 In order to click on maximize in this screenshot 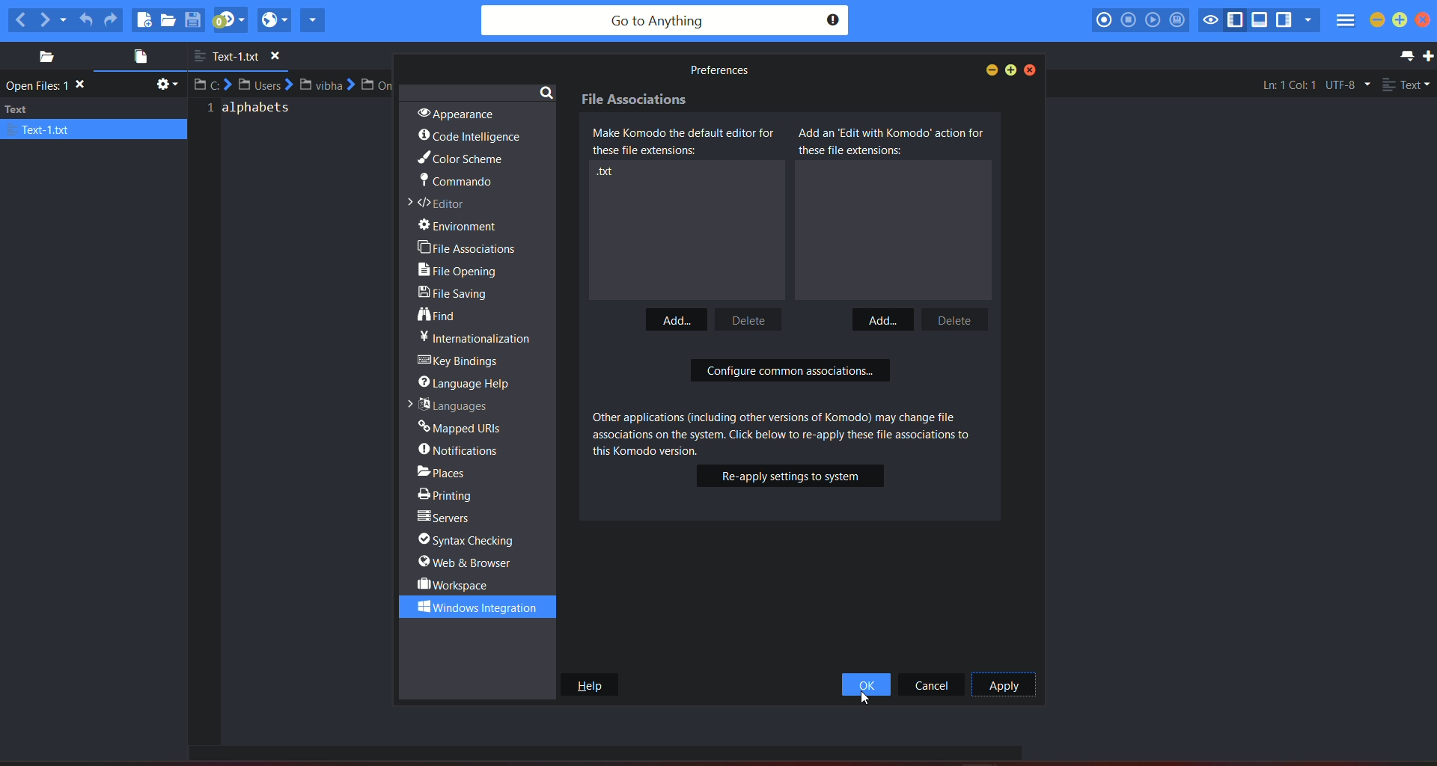, I will do `click(1400, 20)`.